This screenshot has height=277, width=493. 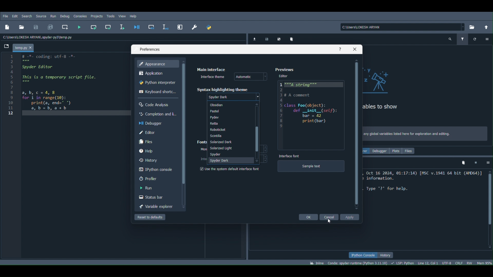 I want to click on Dropdown, so click(x=258, y=96).